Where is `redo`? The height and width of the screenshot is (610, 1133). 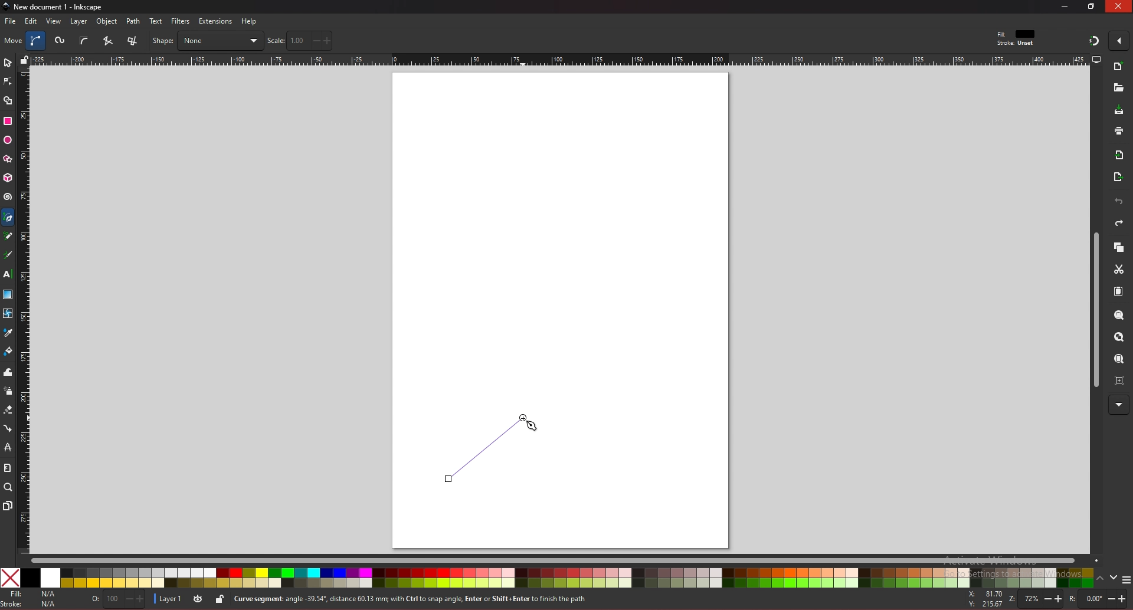
redo is located at coordinates (1119, 223).